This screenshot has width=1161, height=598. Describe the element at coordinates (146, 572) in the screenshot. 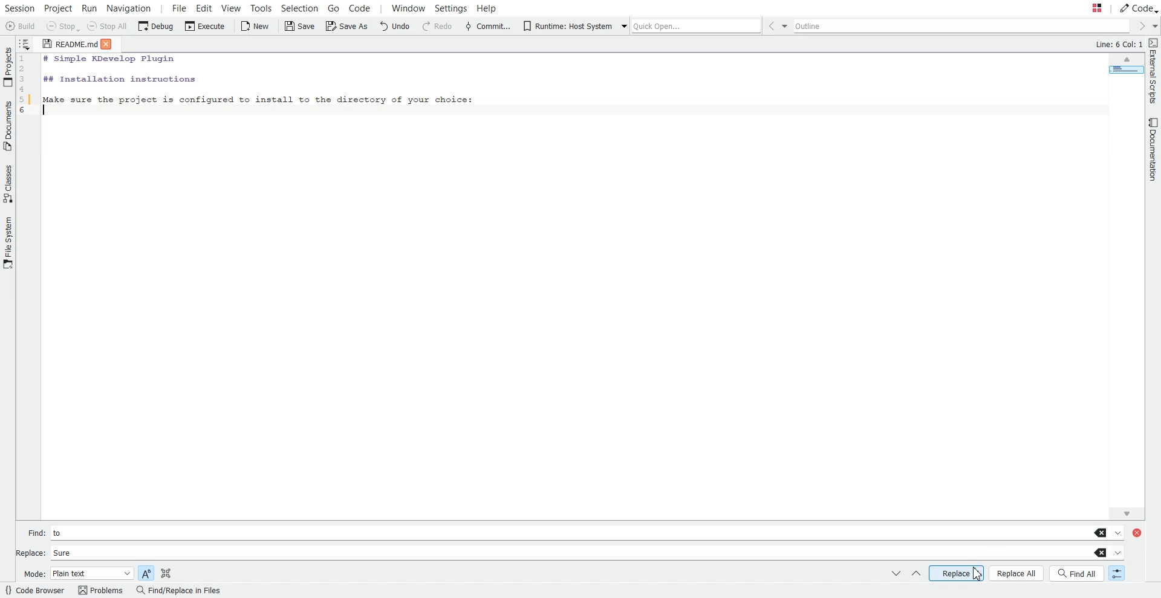

I see `Match case sensitive` at that location.